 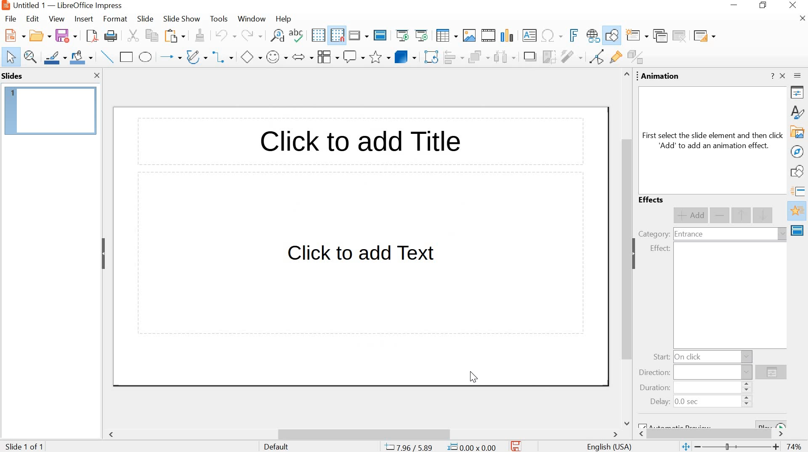 What do you see at coordinates (362, 257) in the screenshot?
I see `click to add text` at bounding box center [362, 257].